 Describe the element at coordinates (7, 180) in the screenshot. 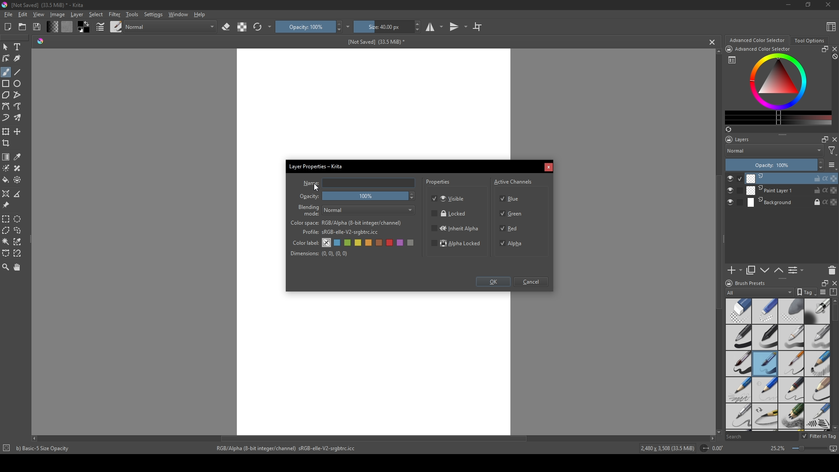

I see `bucket fill` at that location.